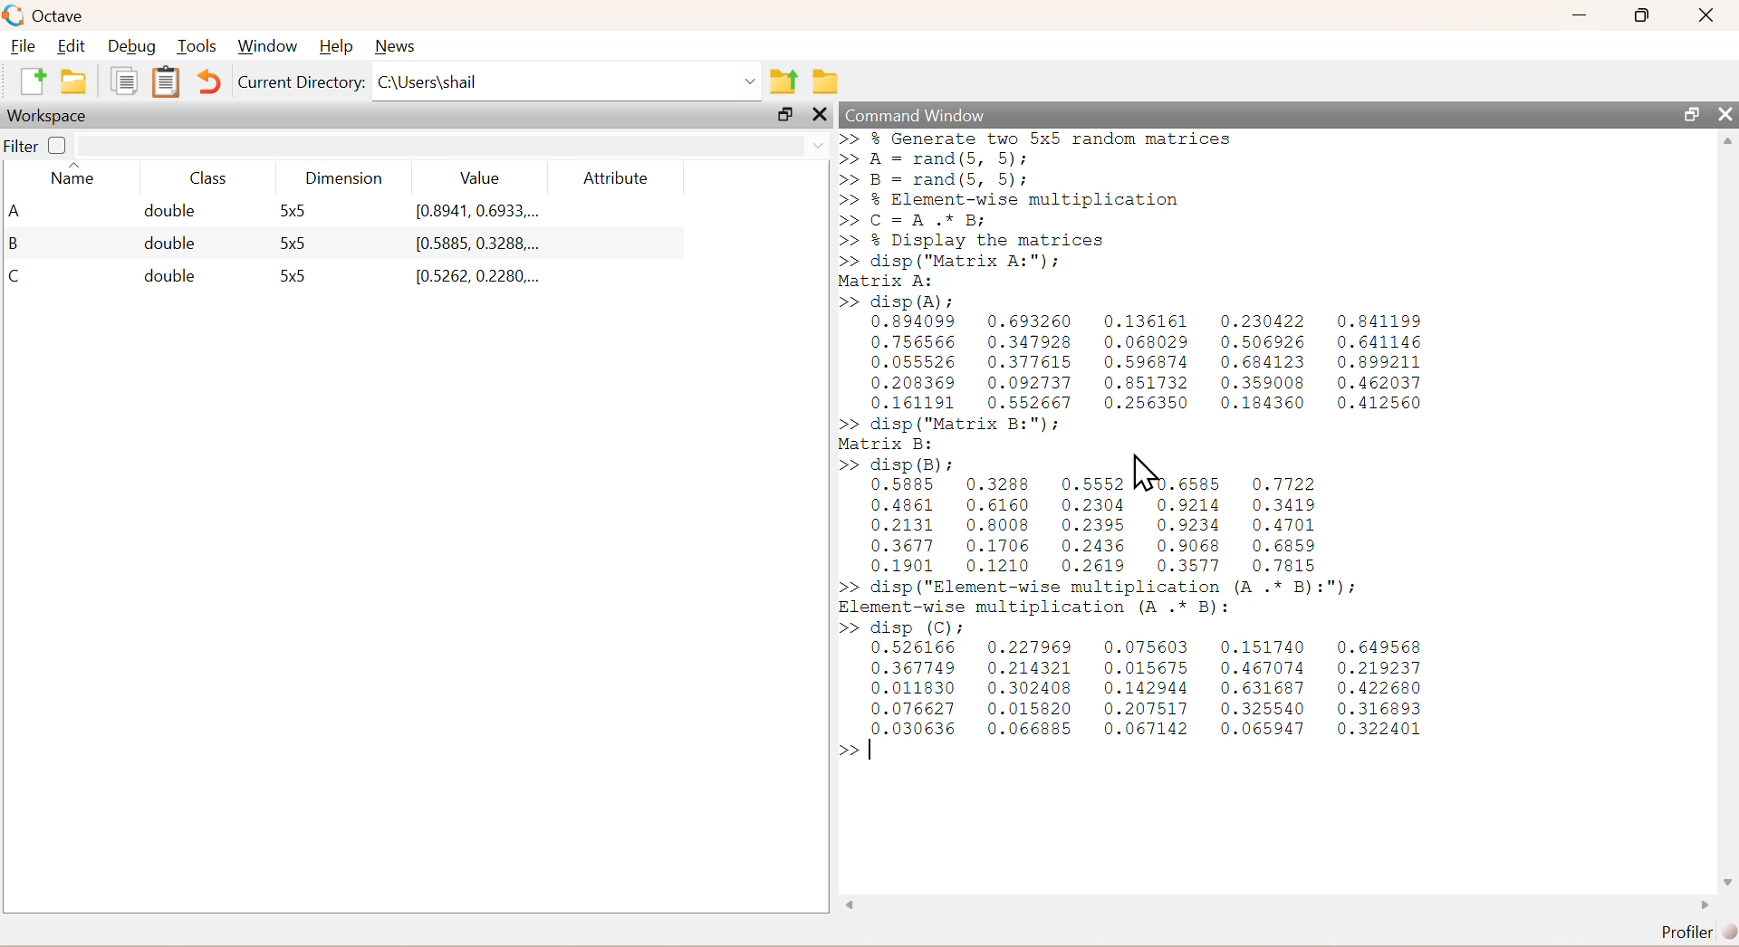  What do you see at coordinates (1146, 474) in the screenshot?
I see `Cursor` at bounding box center [1146, 474].